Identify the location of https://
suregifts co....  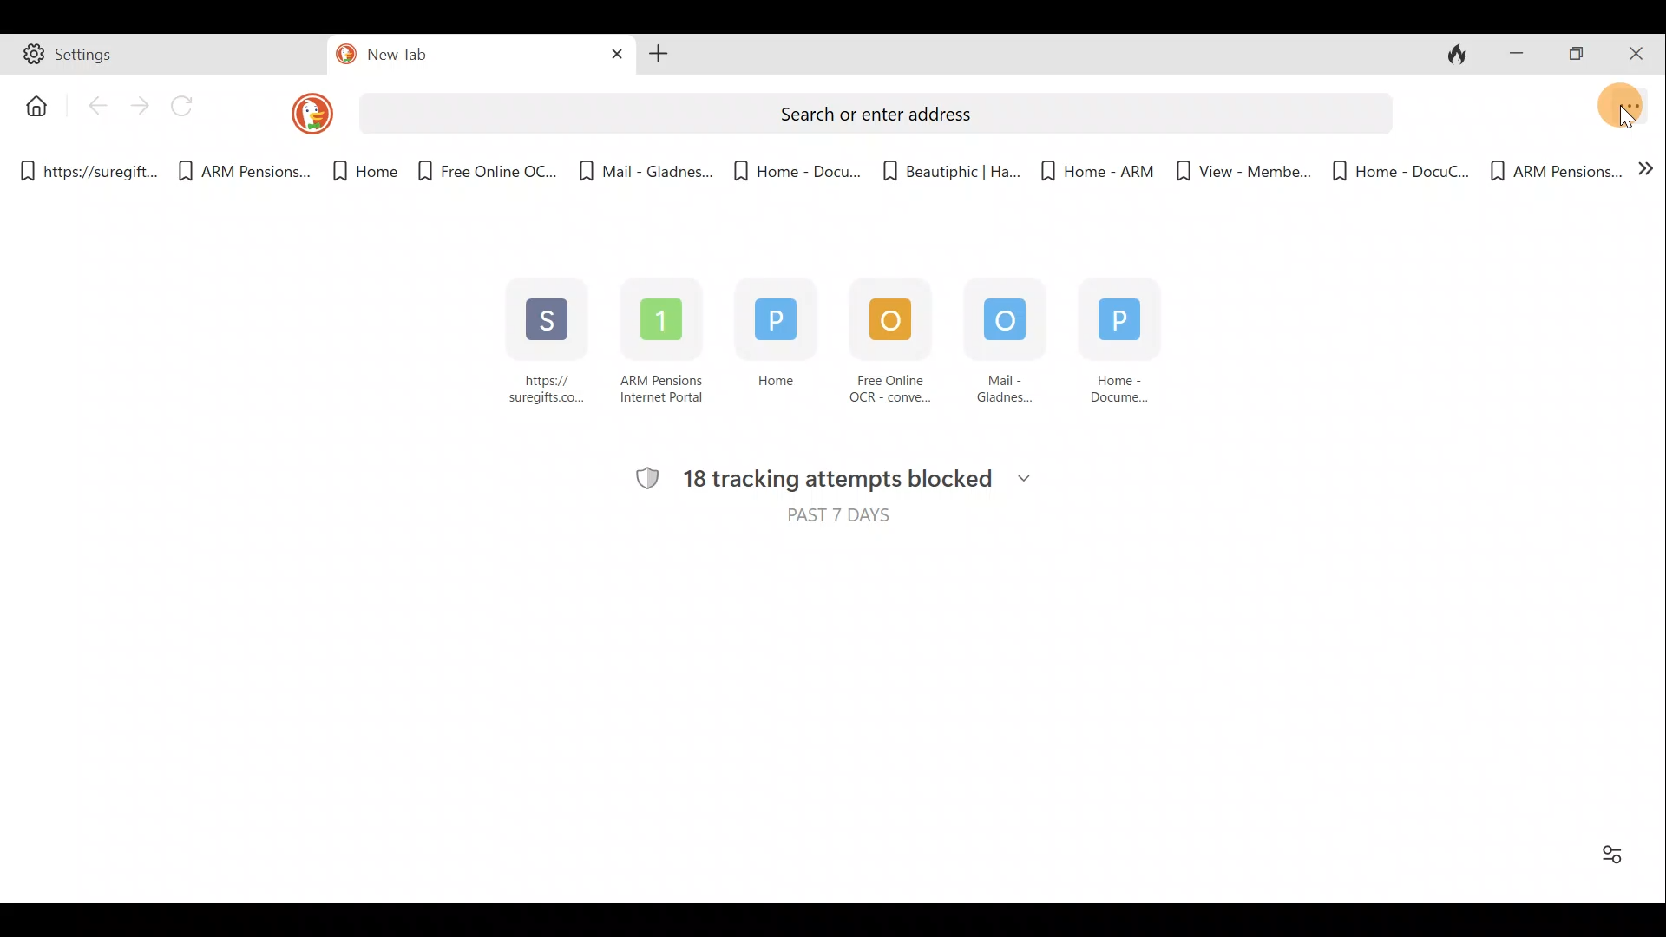
(548, 344).